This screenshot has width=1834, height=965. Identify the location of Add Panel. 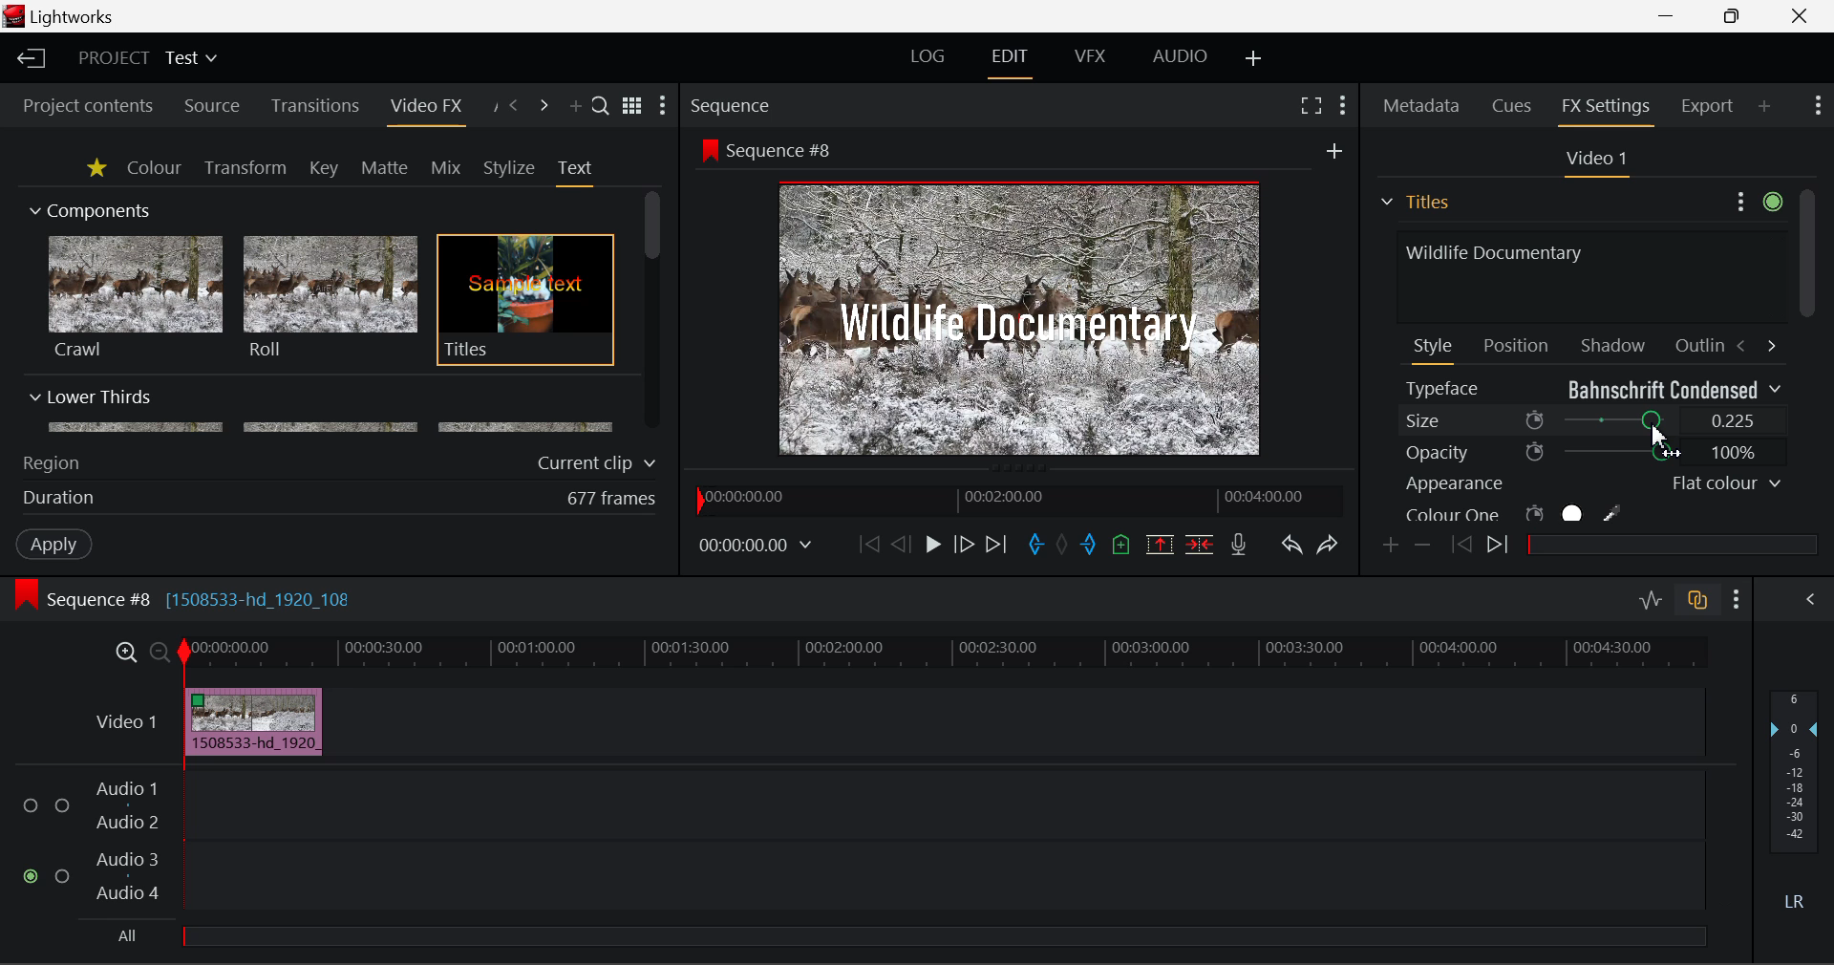
(1764, 105).